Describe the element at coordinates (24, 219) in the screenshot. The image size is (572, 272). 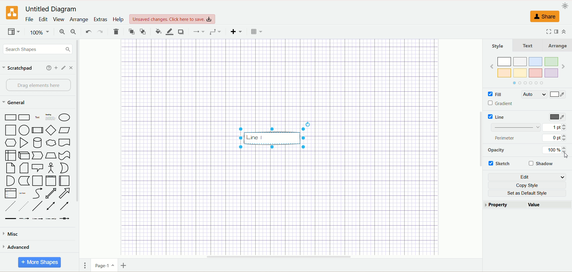
I see `Connector with label` at that location.